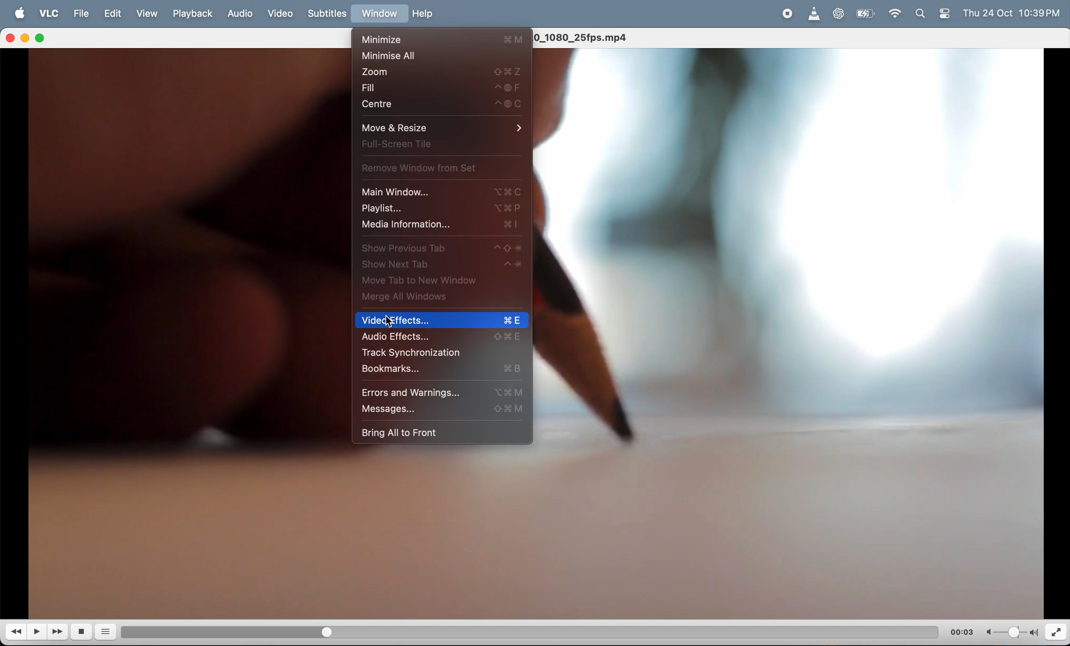 The image size is (1070, 646). I want to click on move to next tab, so click(433, 281).